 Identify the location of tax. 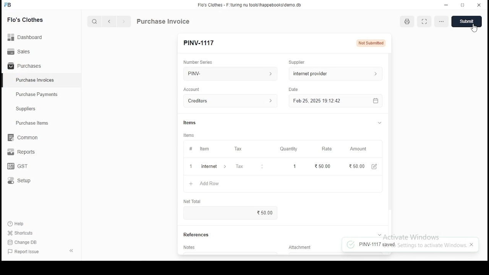
(240, 167).